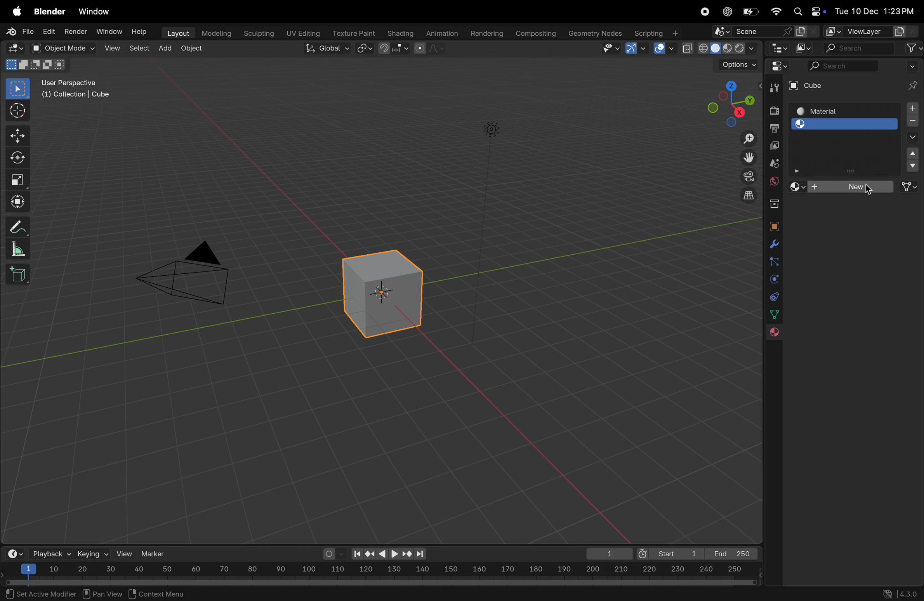  What do you see at coordinates (12, 47) in the screenshot?
I see `editor type` at bounding box center [12, 47].